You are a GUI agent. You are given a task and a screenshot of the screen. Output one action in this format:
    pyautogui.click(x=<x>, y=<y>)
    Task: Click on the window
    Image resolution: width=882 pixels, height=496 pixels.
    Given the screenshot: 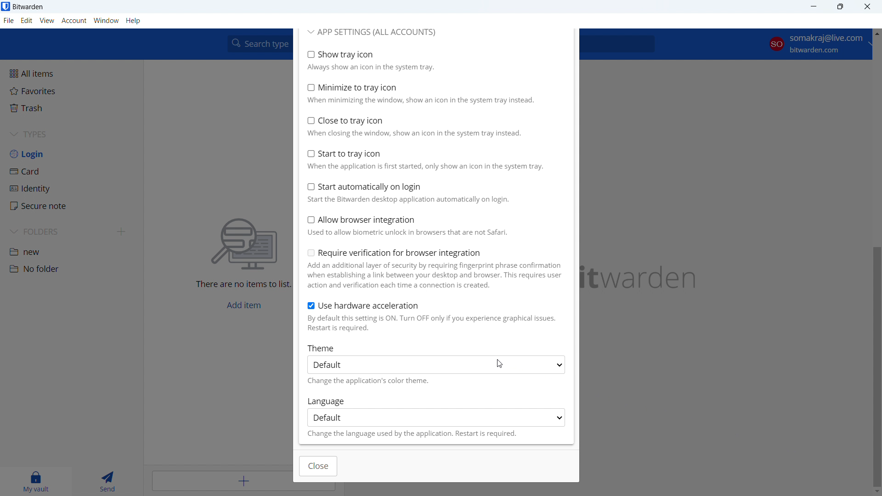 What is the action you would take?
    pyautogui.click(x=107, y=21)
    